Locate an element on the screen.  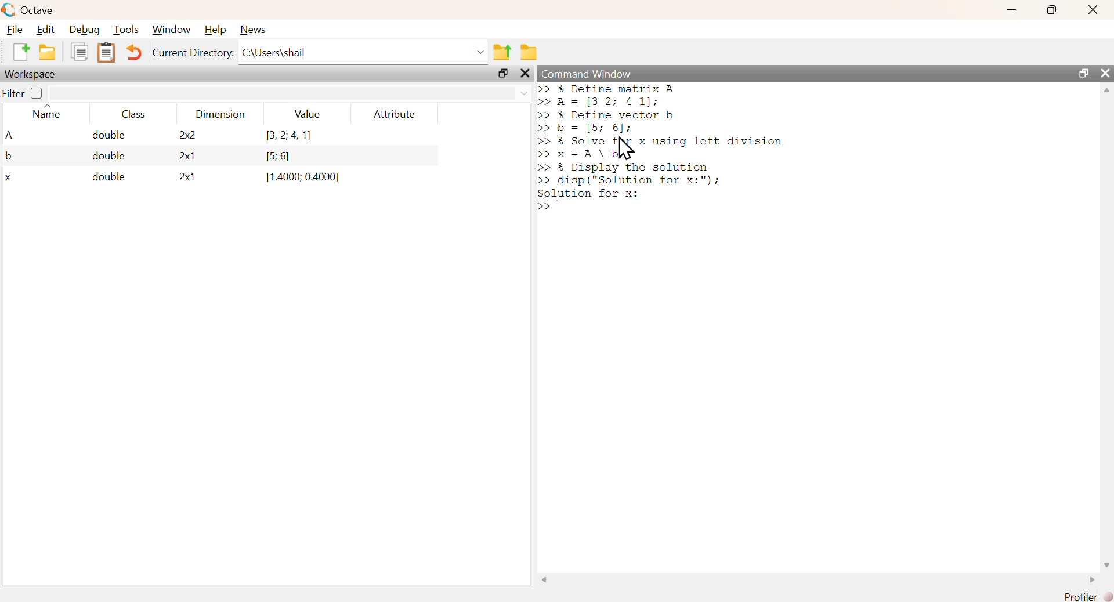
double is located at coordinates (103, 178).